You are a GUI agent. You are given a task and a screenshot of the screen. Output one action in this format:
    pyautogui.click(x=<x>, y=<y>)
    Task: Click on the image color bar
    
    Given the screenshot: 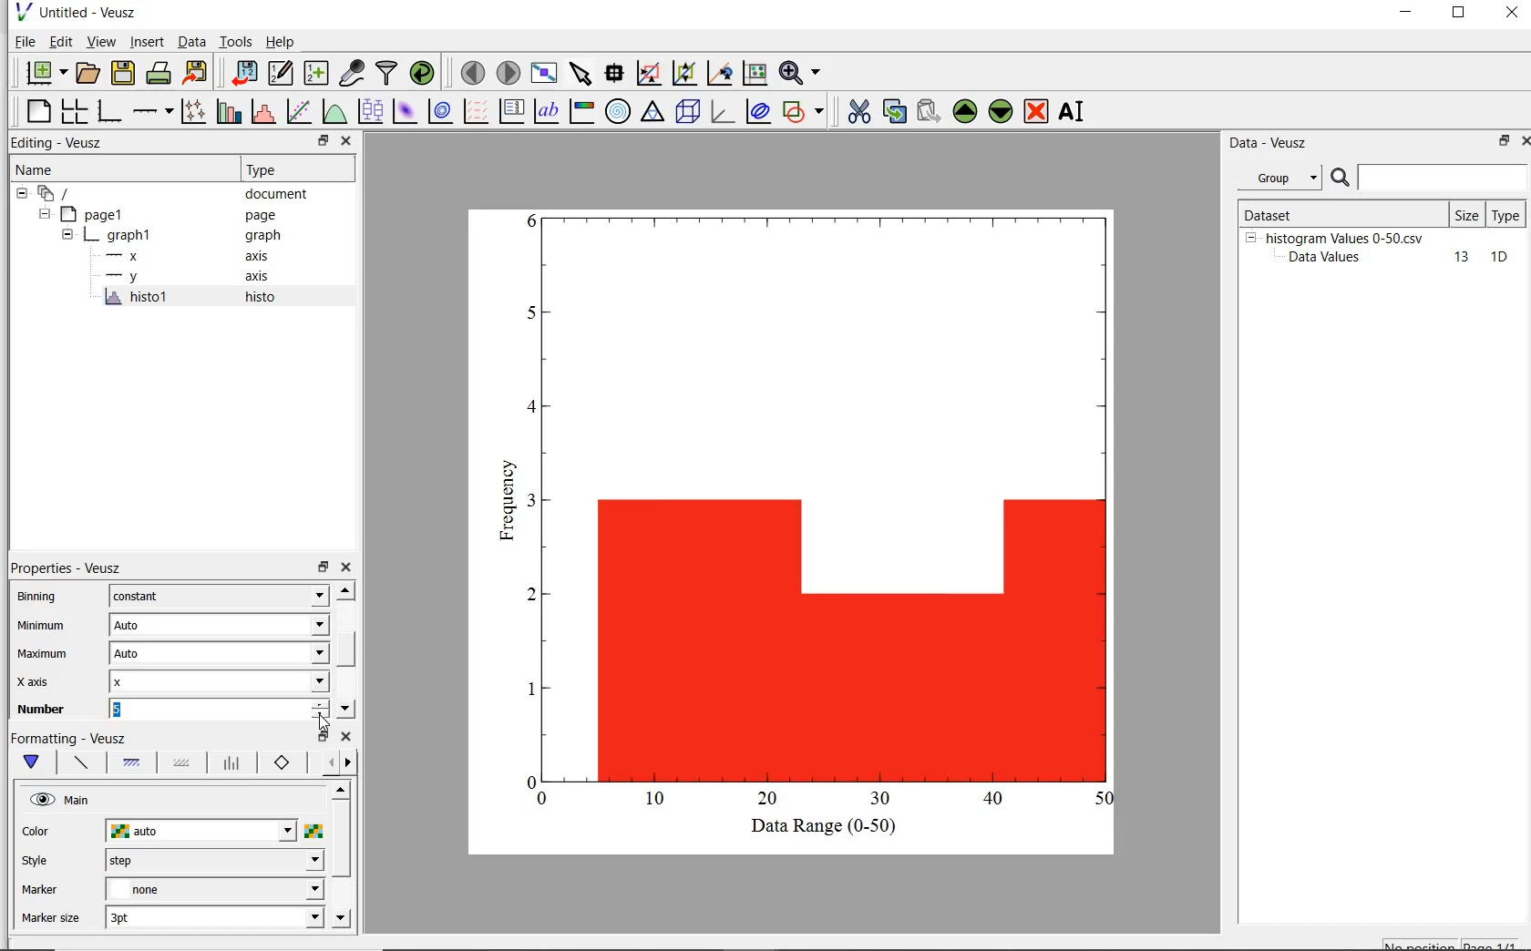 What is the action you would take?
    pyautogui.click(x=583, y=111)
    